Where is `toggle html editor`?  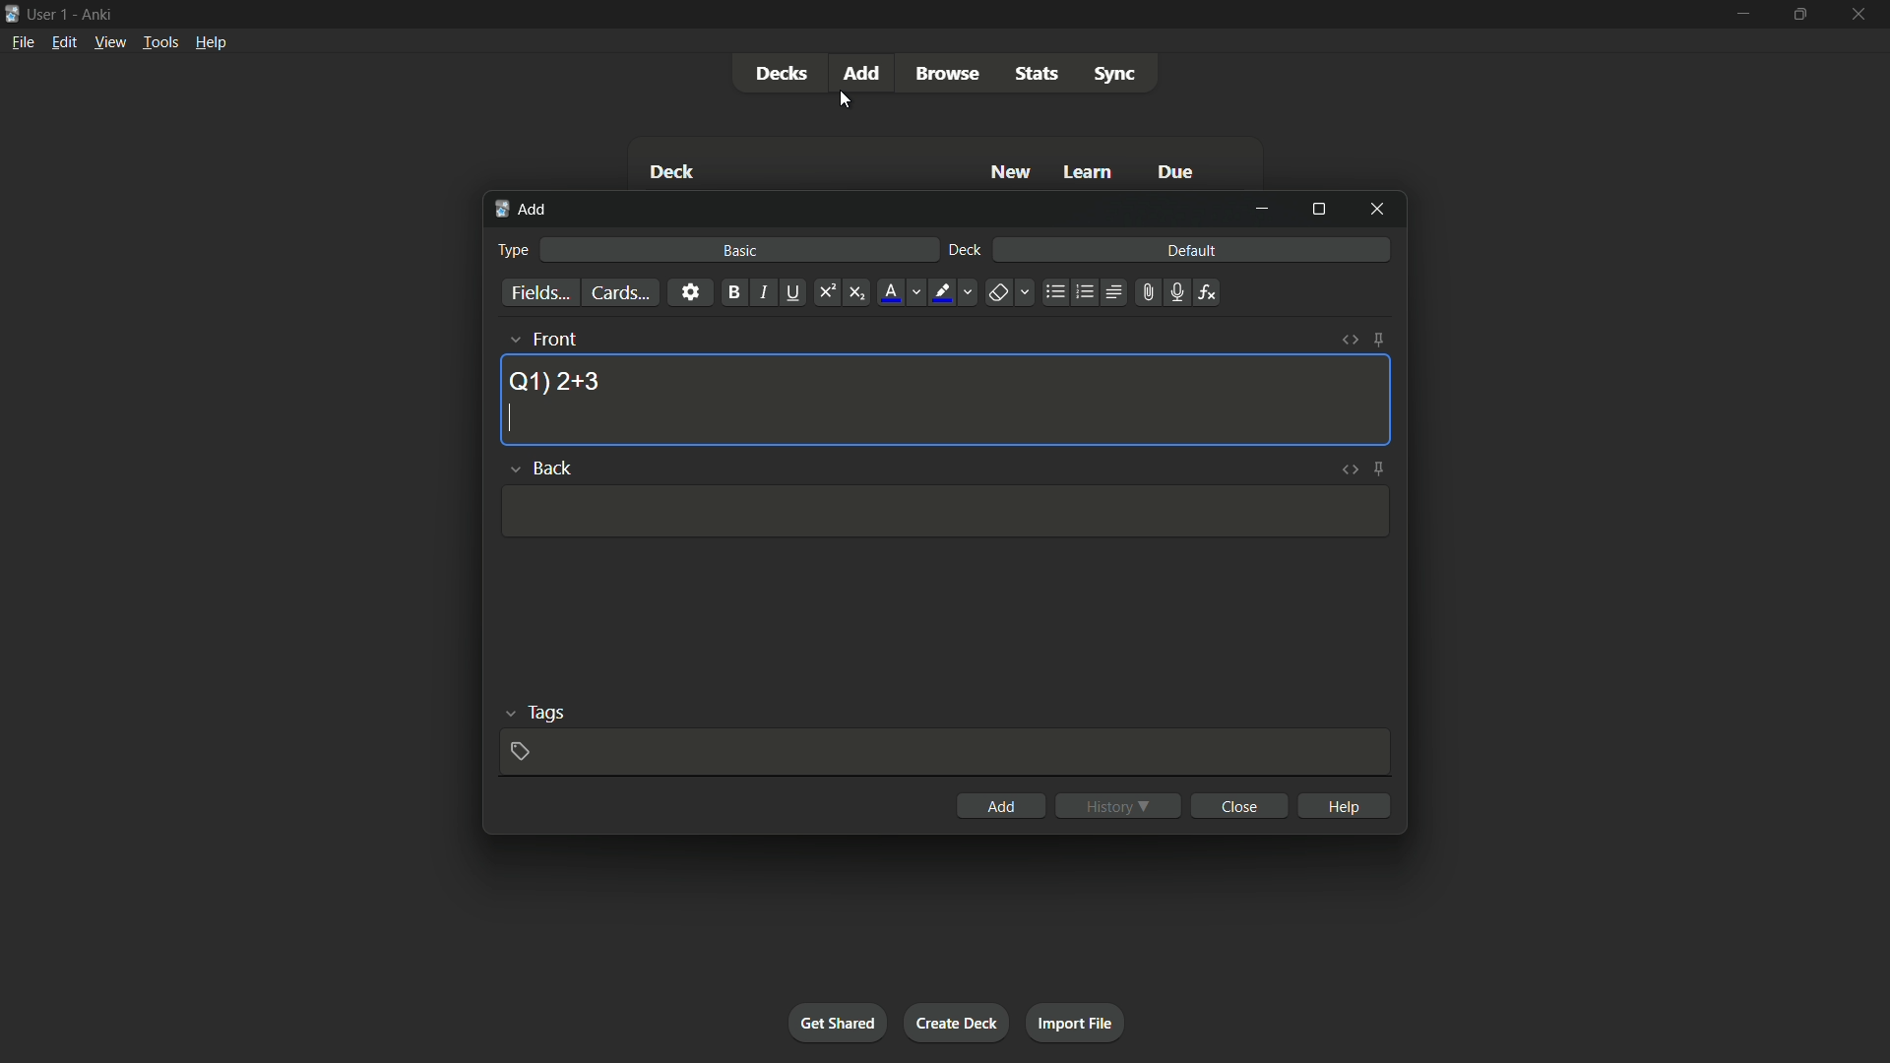
toggle html editor is located at coordinates (1351, 340).